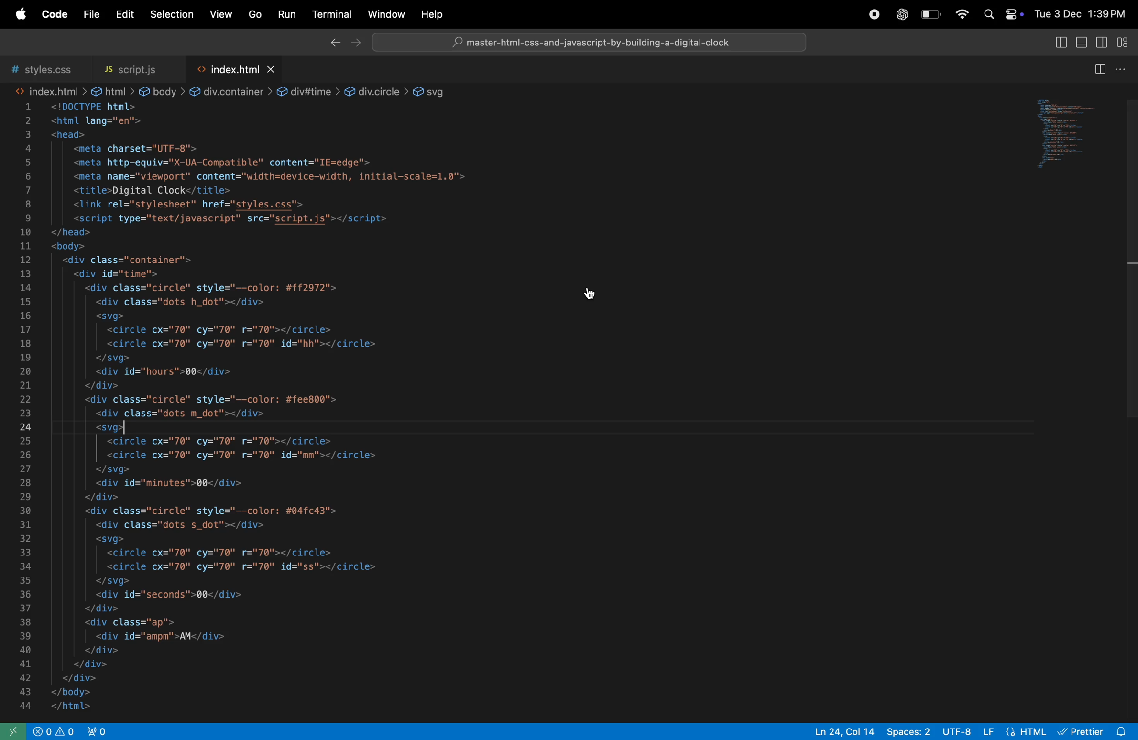 Image resolution: width=1138 pixels, height=740 pixels. What do you see at coordinates (122, 15) in the screenshot?
I see `edit` at bounding box center [122, 15].